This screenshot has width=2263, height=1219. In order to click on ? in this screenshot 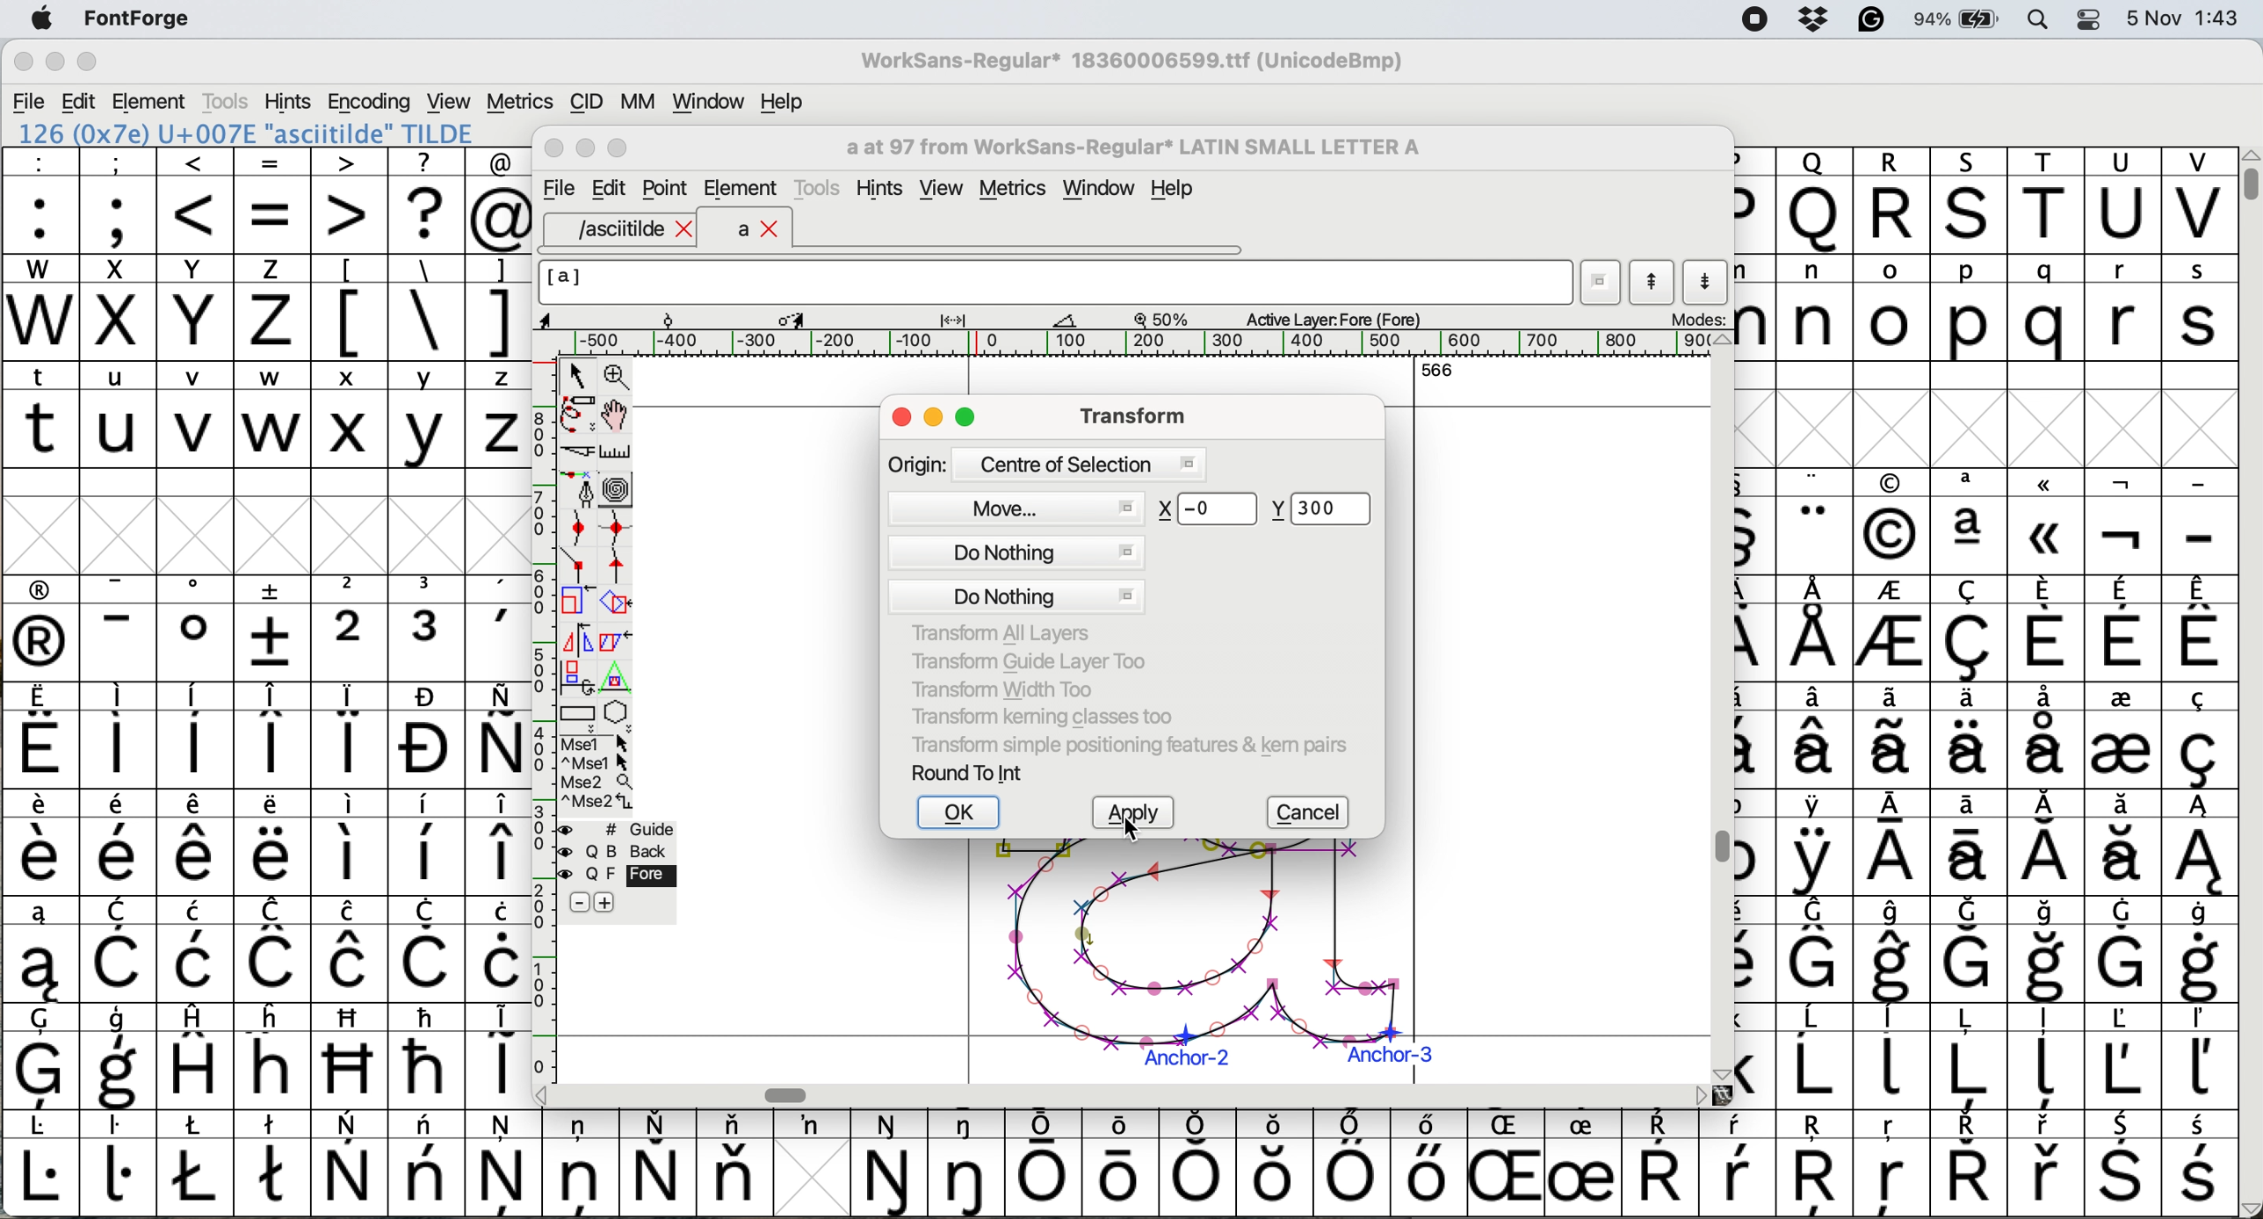, I will do `click(426, 199)`.